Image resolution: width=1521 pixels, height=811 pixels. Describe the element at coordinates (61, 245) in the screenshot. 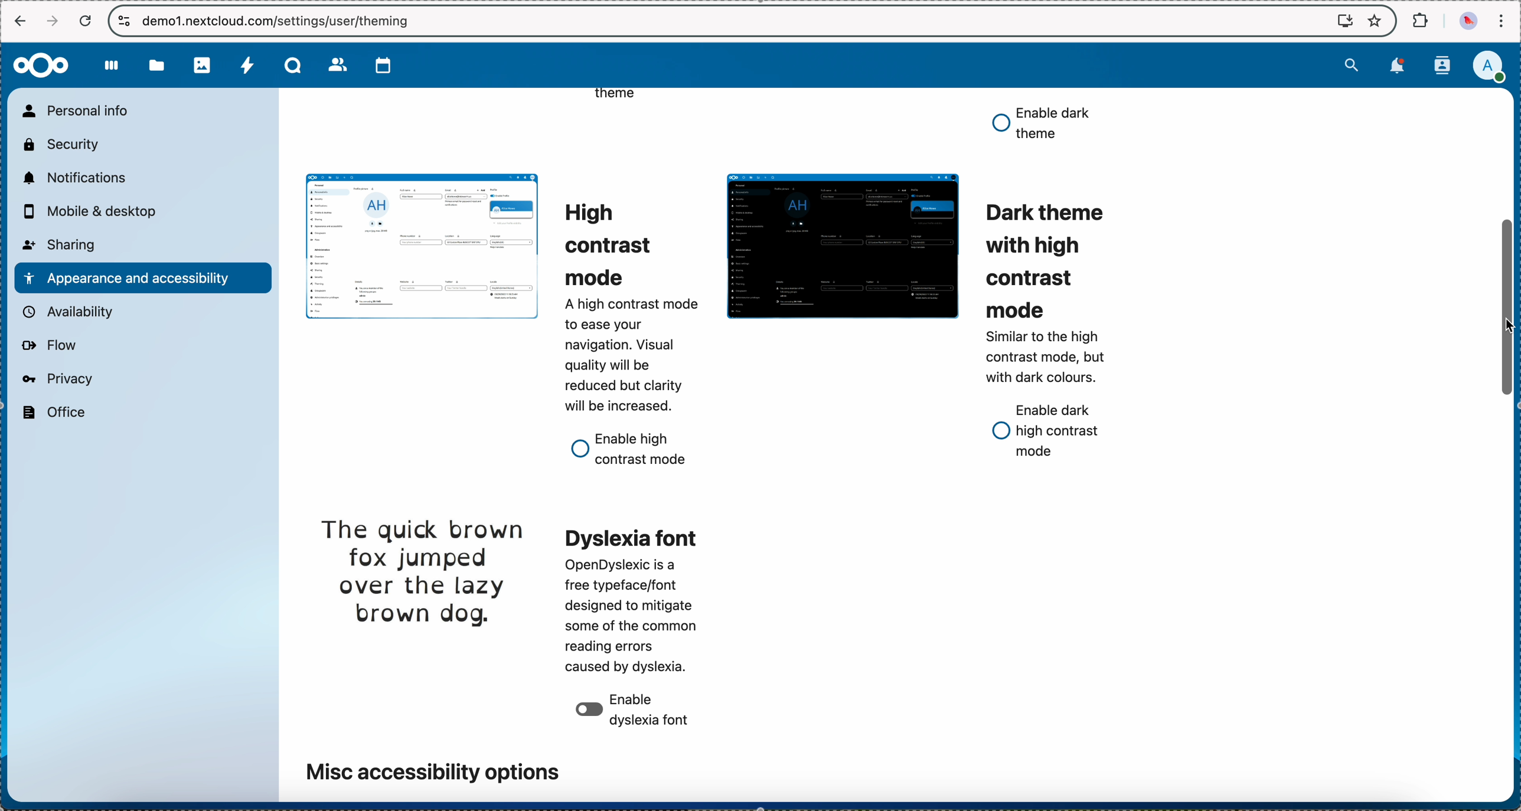

I see `sharing` at that location.